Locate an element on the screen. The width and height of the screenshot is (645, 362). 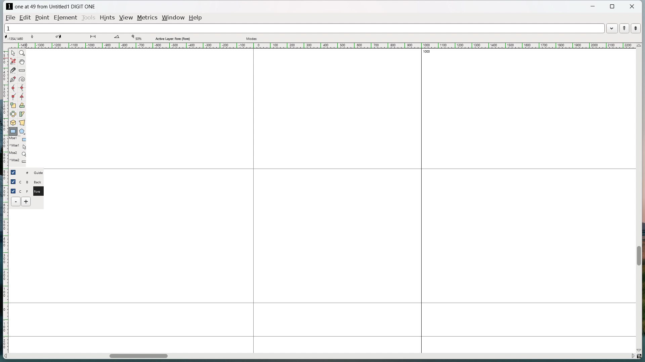
last used tools is located at coordinates (17, 152).